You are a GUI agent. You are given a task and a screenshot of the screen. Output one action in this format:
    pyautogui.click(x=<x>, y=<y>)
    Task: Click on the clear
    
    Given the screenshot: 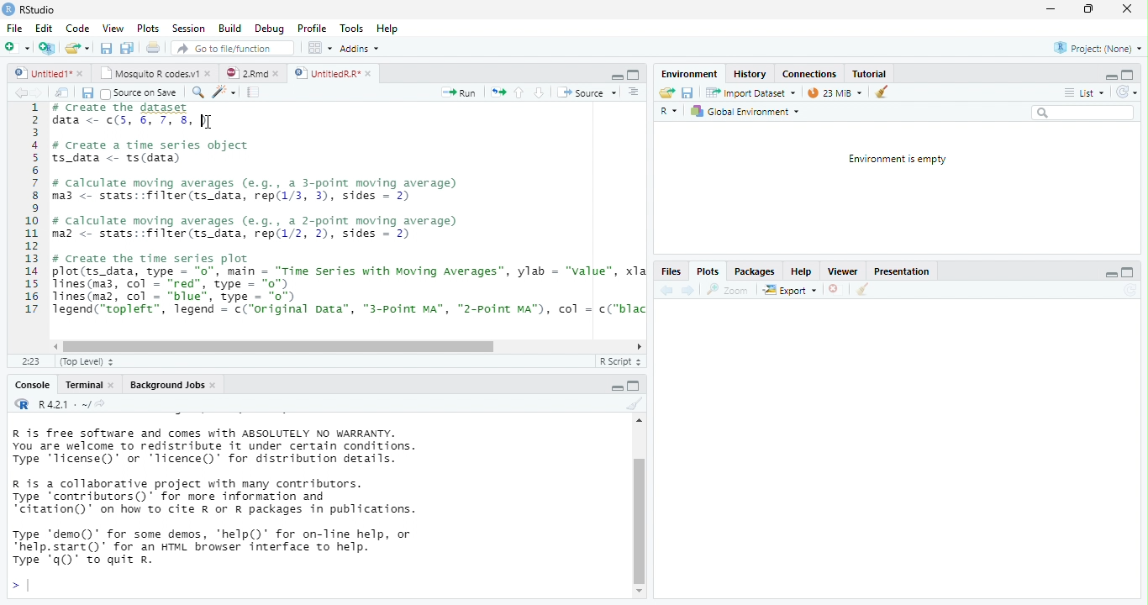 What is the action you would take?
    pyautogui.click(x=633, y=404)
    